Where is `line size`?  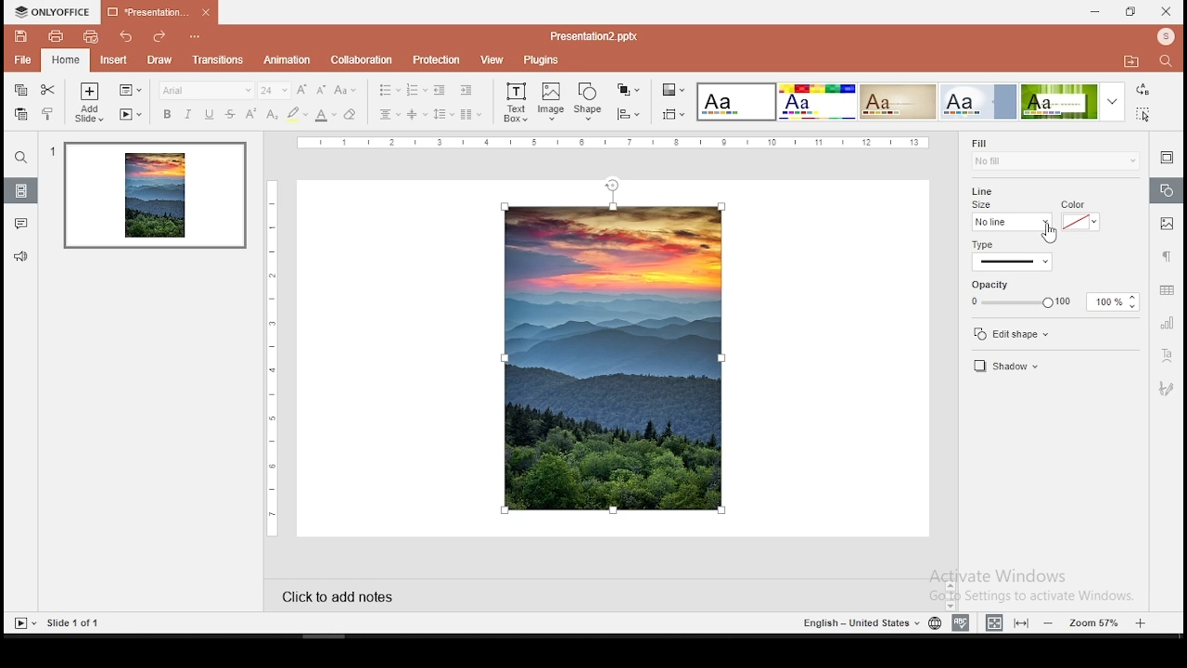 line size is located at coordinates (1012, 216).